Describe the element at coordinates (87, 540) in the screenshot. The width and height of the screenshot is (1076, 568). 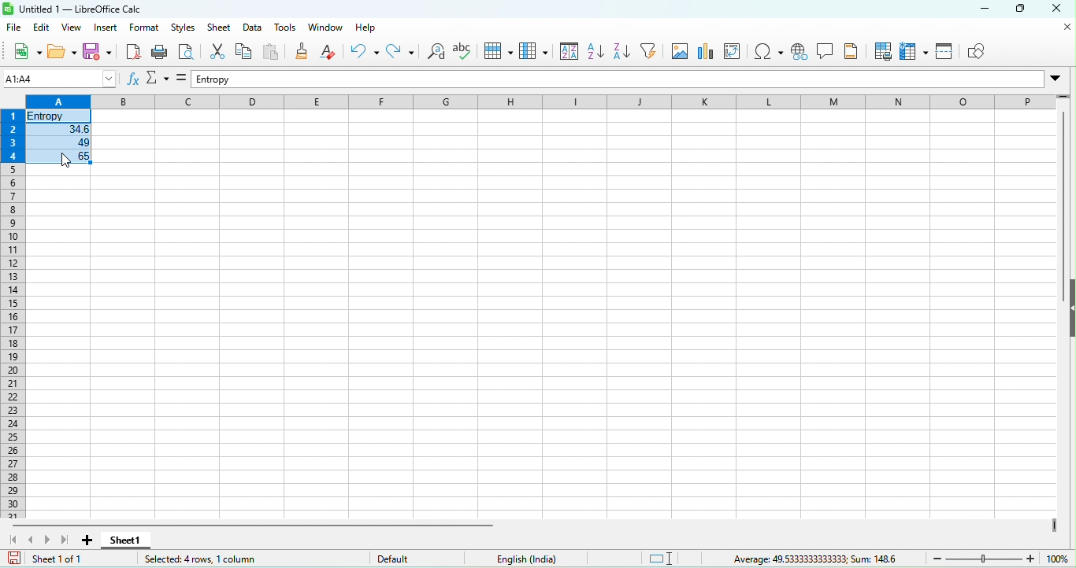
I see `add new sheet` at that location.